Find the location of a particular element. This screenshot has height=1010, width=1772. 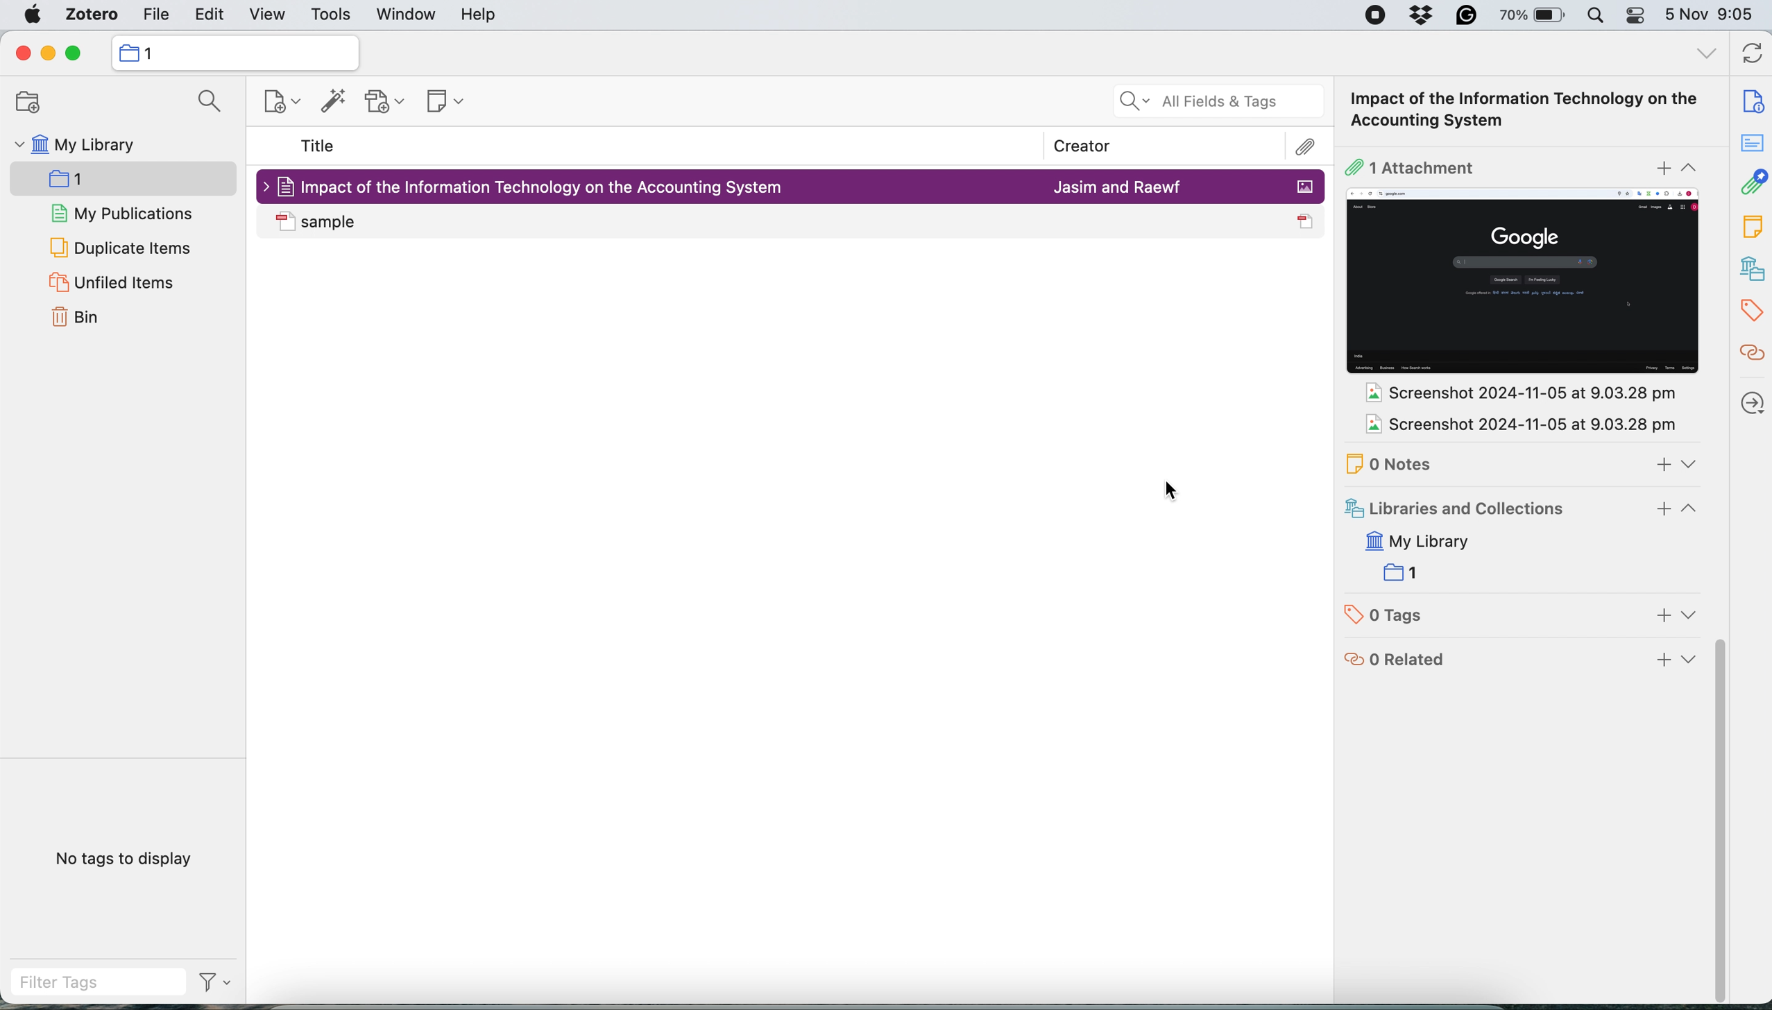

screen recorder is located at coordinates (1365, 17).